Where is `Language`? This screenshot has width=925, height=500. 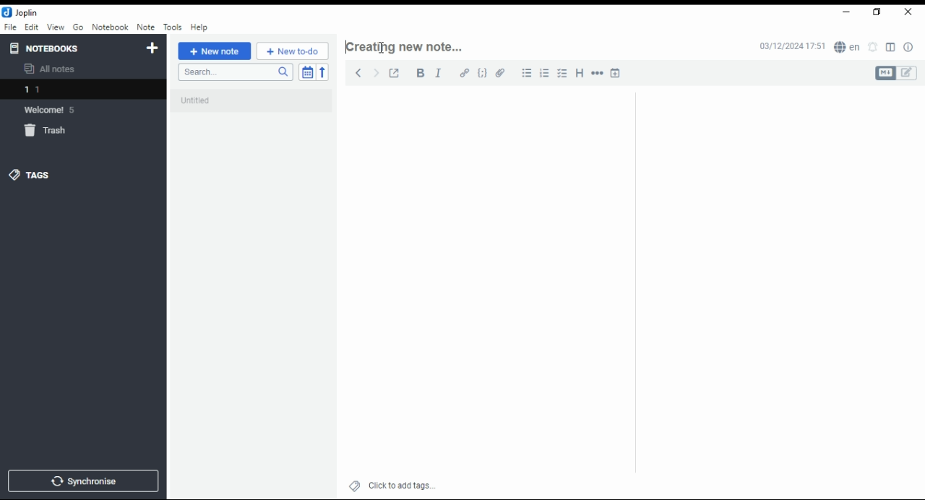
Language is located at coordinates (847, 46).